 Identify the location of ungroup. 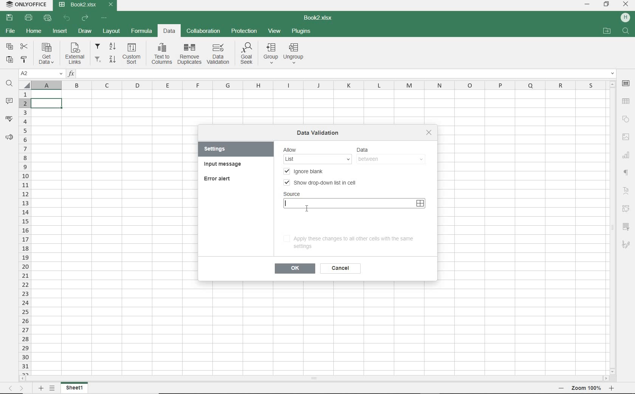
(293, 54).